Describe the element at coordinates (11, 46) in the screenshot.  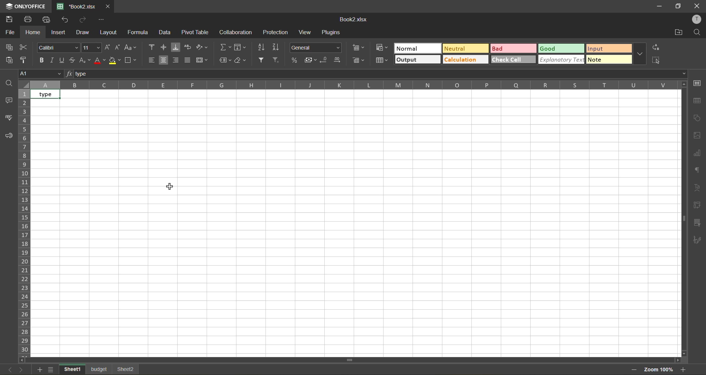
I see `copy` at that location.